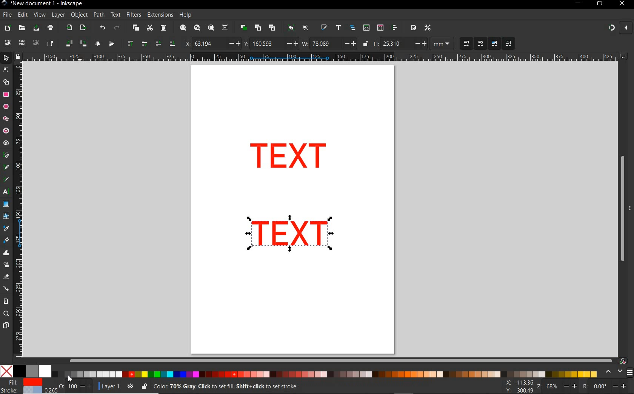 This screenshot has height=394, width=634. What do you see at coordinates (616, 28) in the screenshot?
I see `ENABLE SNAPPING TOOL` at bounding box center [616, 28].